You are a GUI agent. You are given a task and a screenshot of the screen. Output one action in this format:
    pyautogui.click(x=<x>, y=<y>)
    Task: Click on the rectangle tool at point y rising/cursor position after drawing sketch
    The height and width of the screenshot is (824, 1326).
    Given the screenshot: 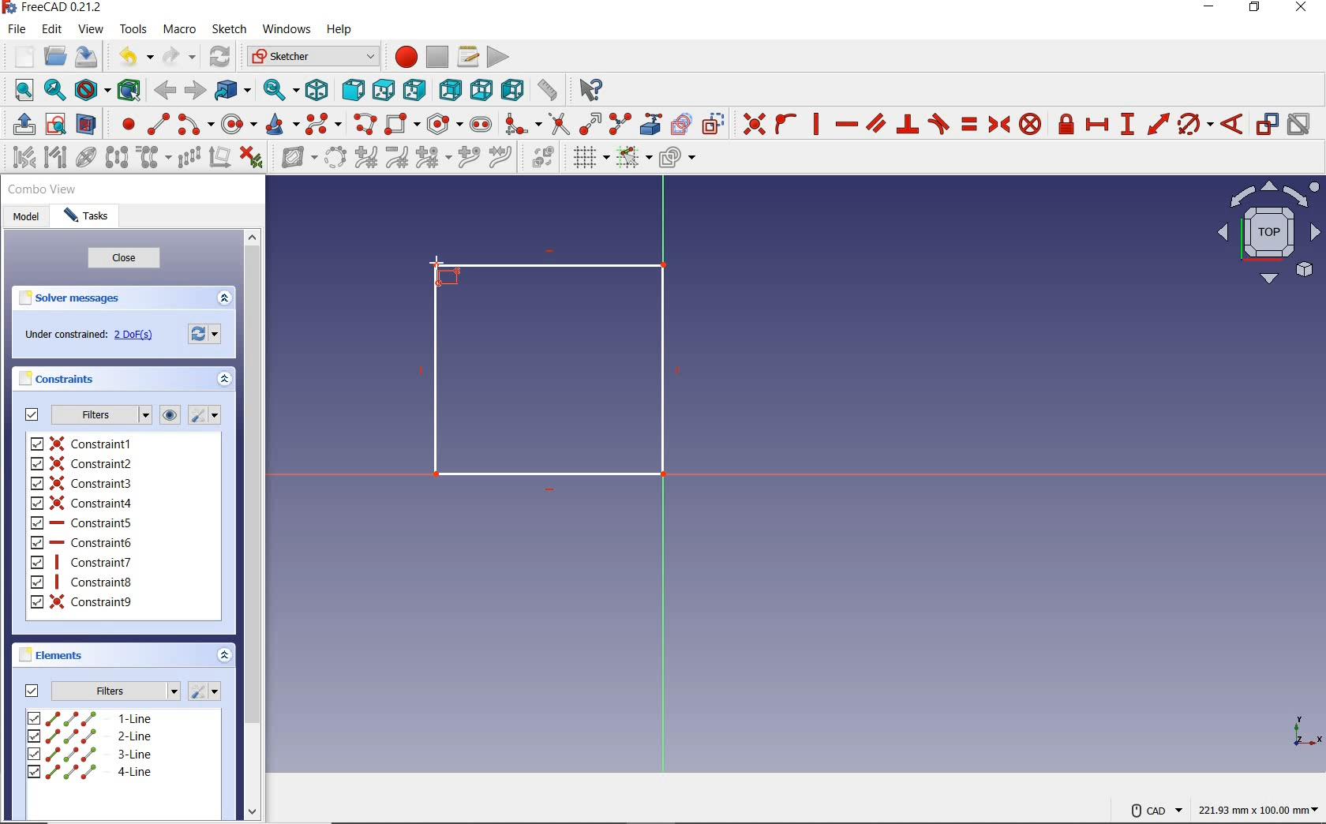 What is the action you would take?
    pyautogui.click(x=446, y=272)
    